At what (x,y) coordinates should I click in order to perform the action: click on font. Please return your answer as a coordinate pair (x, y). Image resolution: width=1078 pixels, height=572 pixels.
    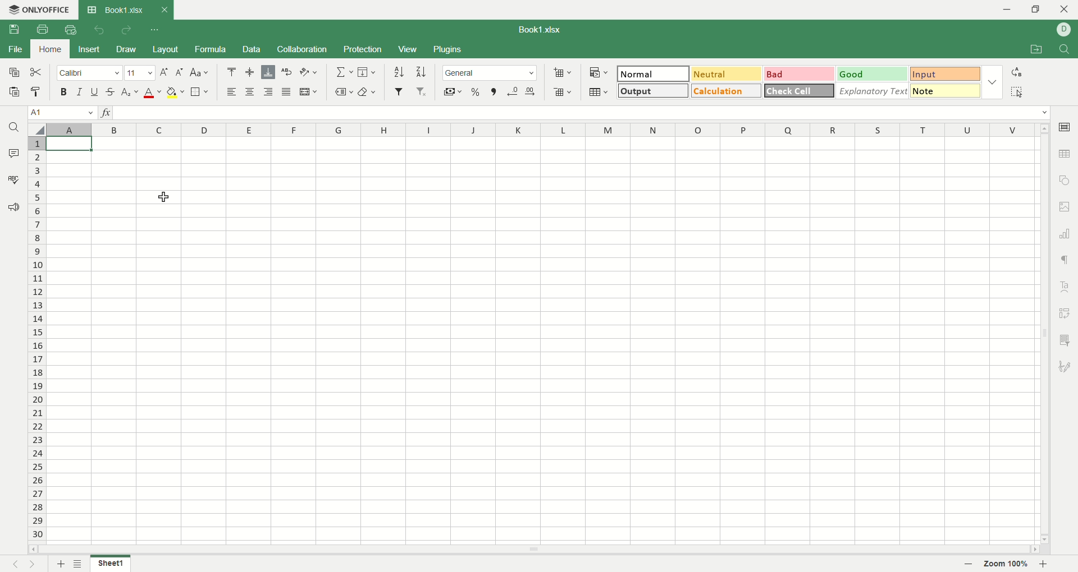
    Looking at the image, I should click on (89, 74).